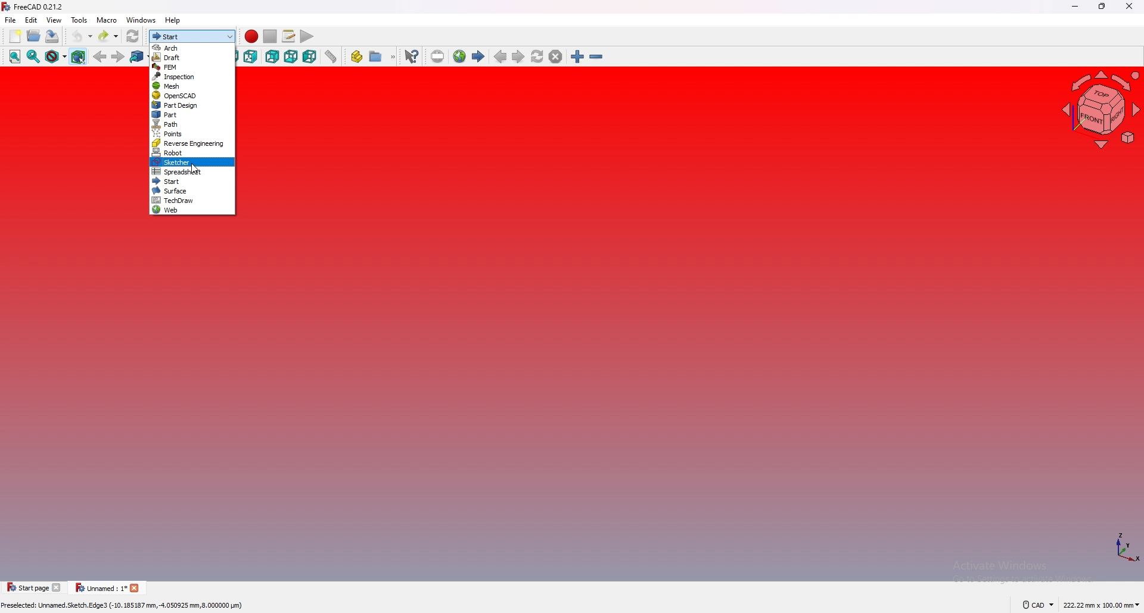 This screenshot has height=613, width=1144. What do you see at coordinates (35, 7) in the screenshot?
I see `freecad` at bounding box center [35, 7].